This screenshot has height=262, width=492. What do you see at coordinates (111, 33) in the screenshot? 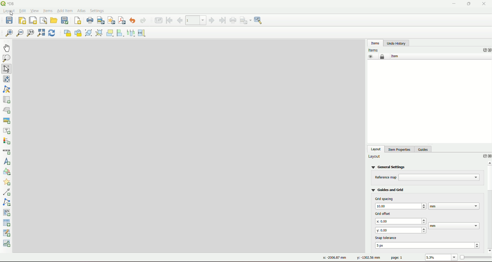
I see `raise selected` at bounding box center [111, 33].